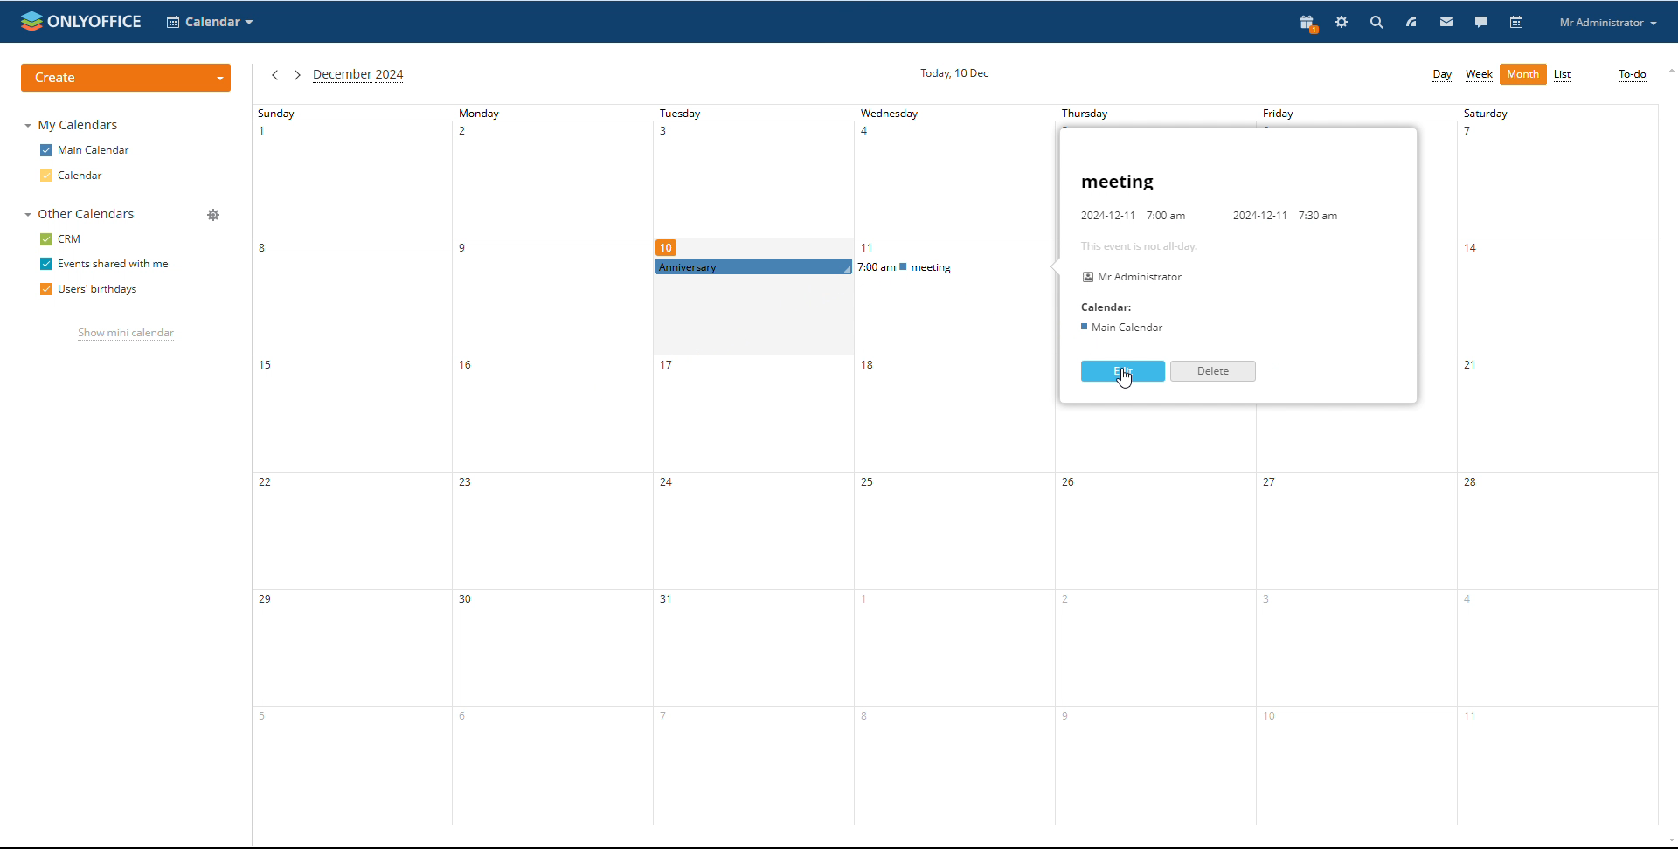 The image size is (1678, 849). Describe the element at coordinates (87, 291) in the screenshot. I see `users' birthdays` at that location.